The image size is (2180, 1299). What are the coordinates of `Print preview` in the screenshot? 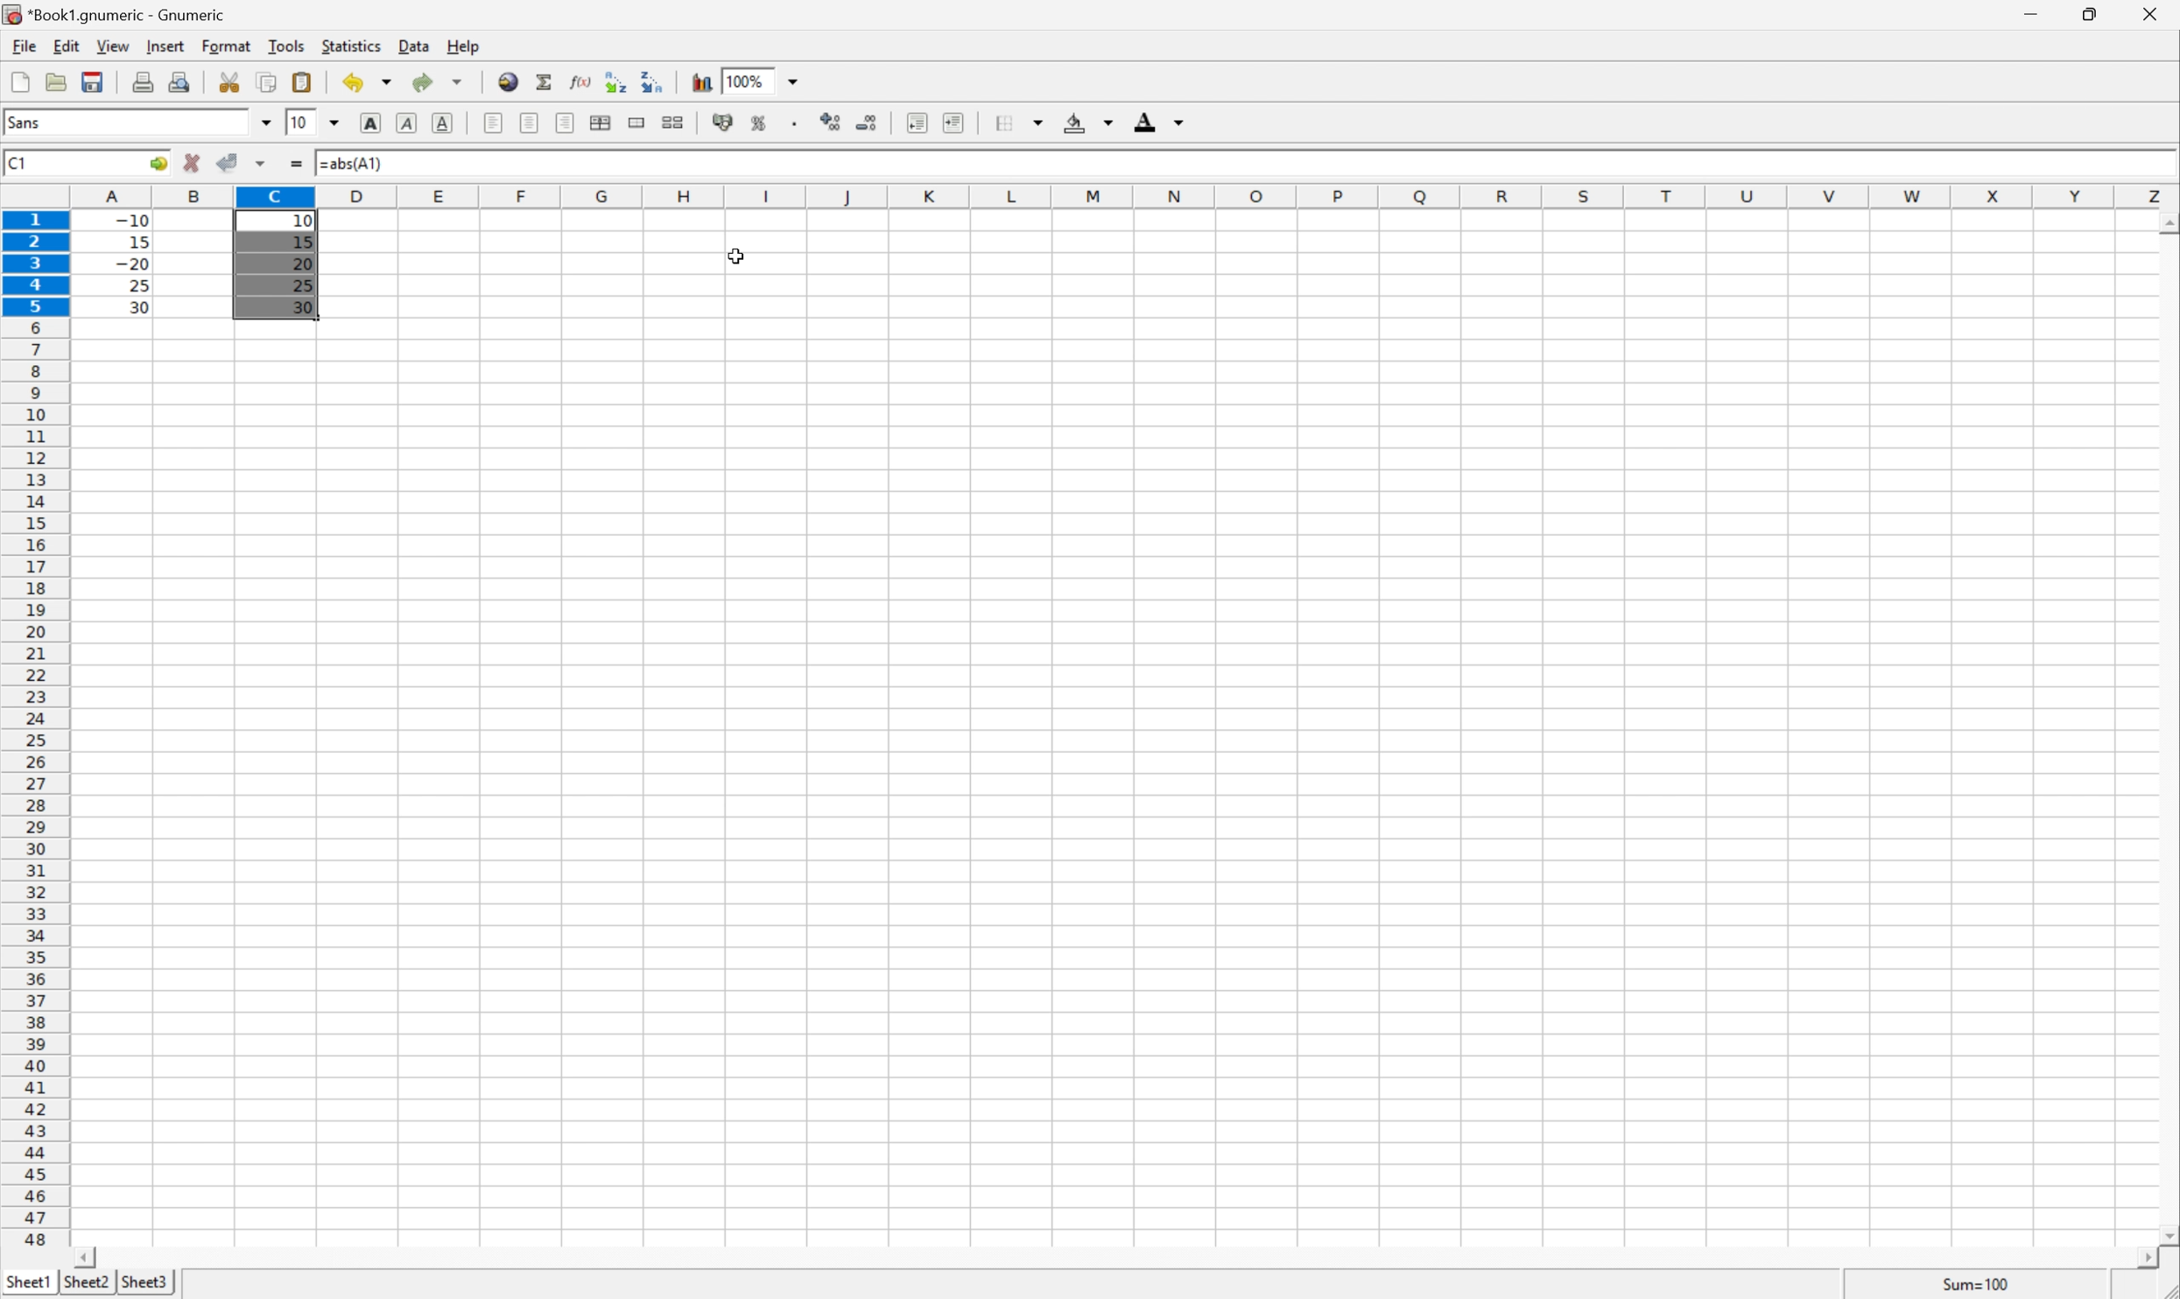 It's located at (183, 80).